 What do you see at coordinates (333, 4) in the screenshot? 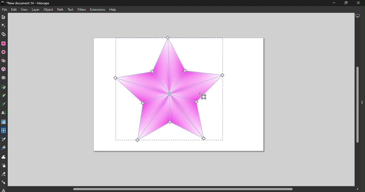
I see `Minimize` at bounding box center [333, 4].